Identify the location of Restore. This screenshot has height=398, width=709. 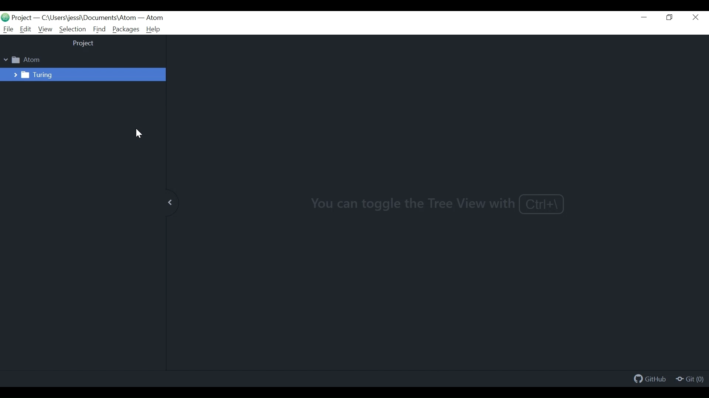
(671, 18).